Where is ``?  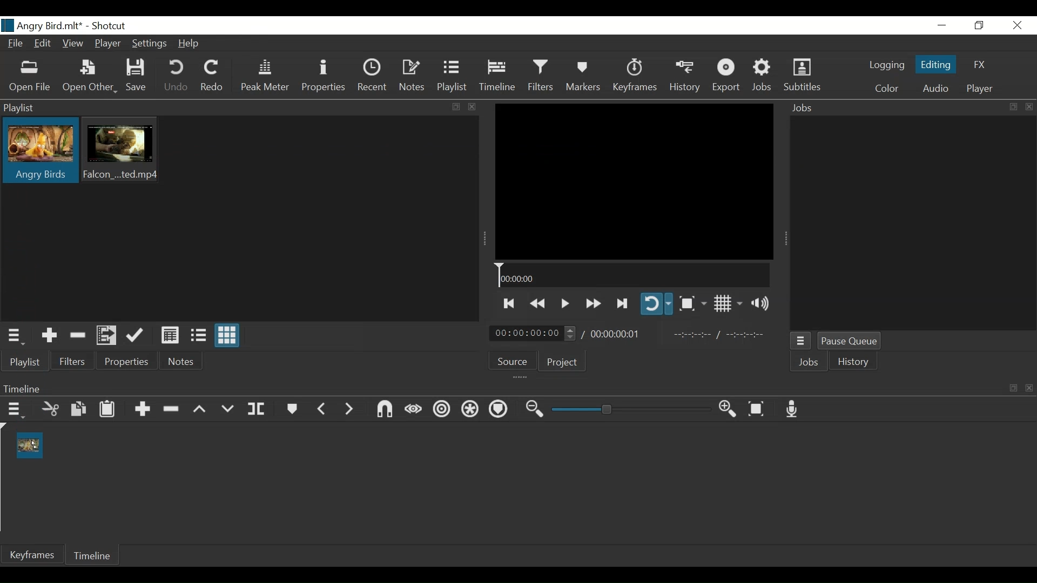
 is located at coordinates (519, 388).